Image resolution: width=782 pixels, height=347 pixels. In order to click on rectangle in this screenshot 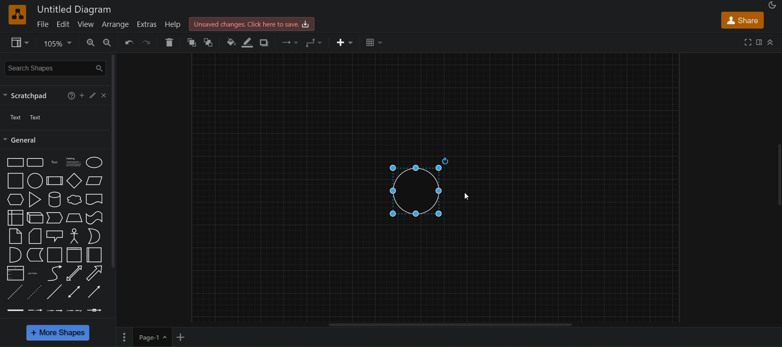, I will do `click(13, 163)`.